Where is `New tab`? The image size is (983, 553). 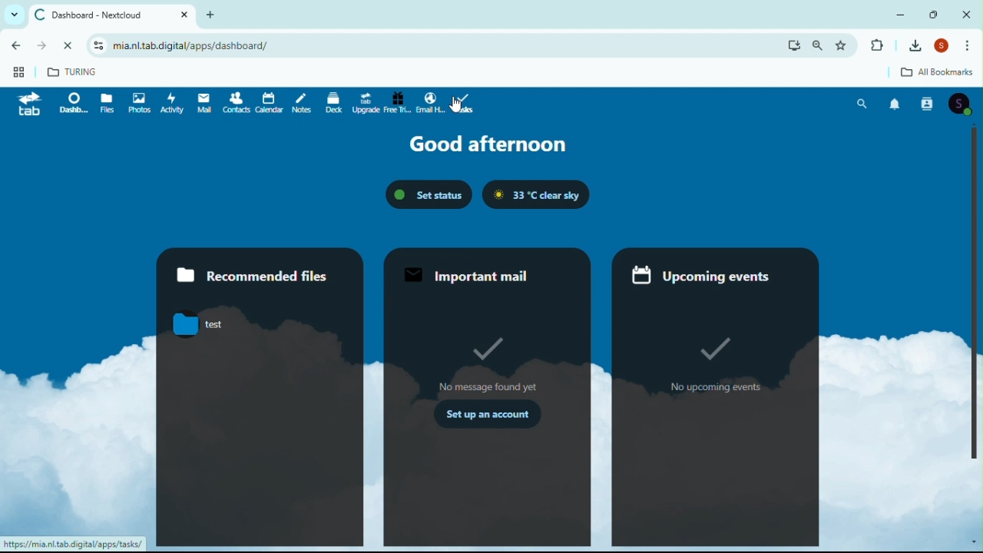
New tab is located at coordinates (211, 15).